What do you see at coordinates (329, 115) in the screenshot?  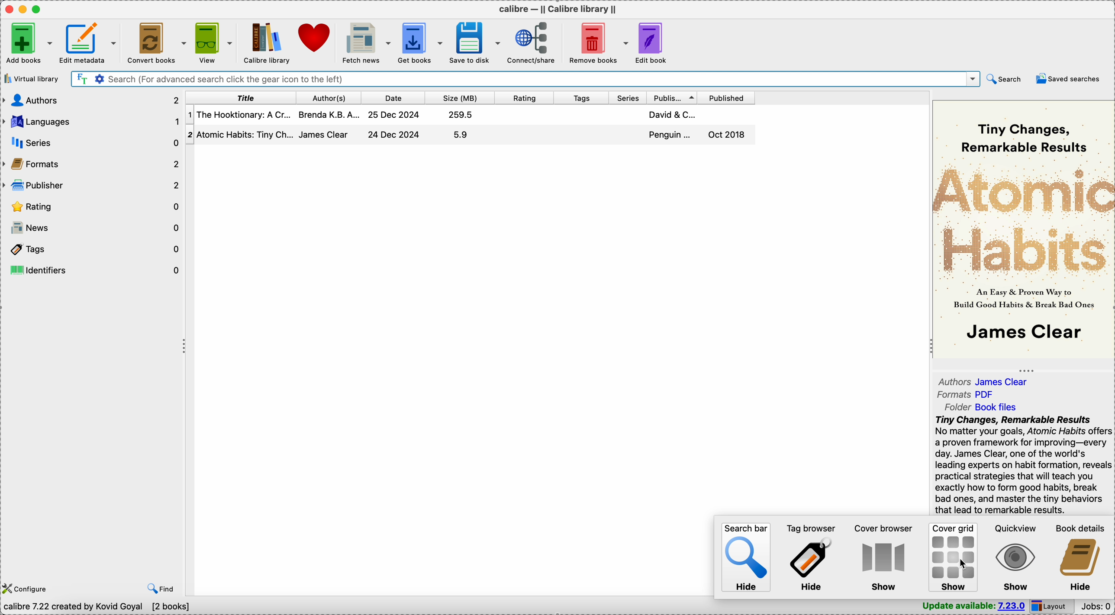 I see `brenda K.B.A...` at bounding box center [329, 115].